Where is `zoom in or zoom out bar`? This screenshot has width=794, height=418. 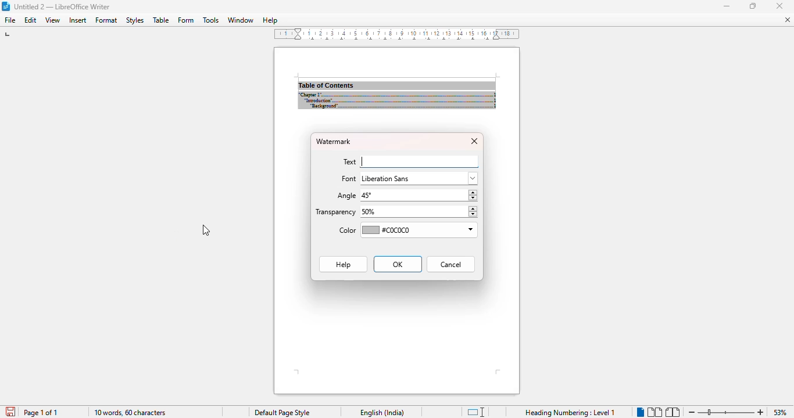 zoom in or zoom out bar is located at coordinates (727, 412).